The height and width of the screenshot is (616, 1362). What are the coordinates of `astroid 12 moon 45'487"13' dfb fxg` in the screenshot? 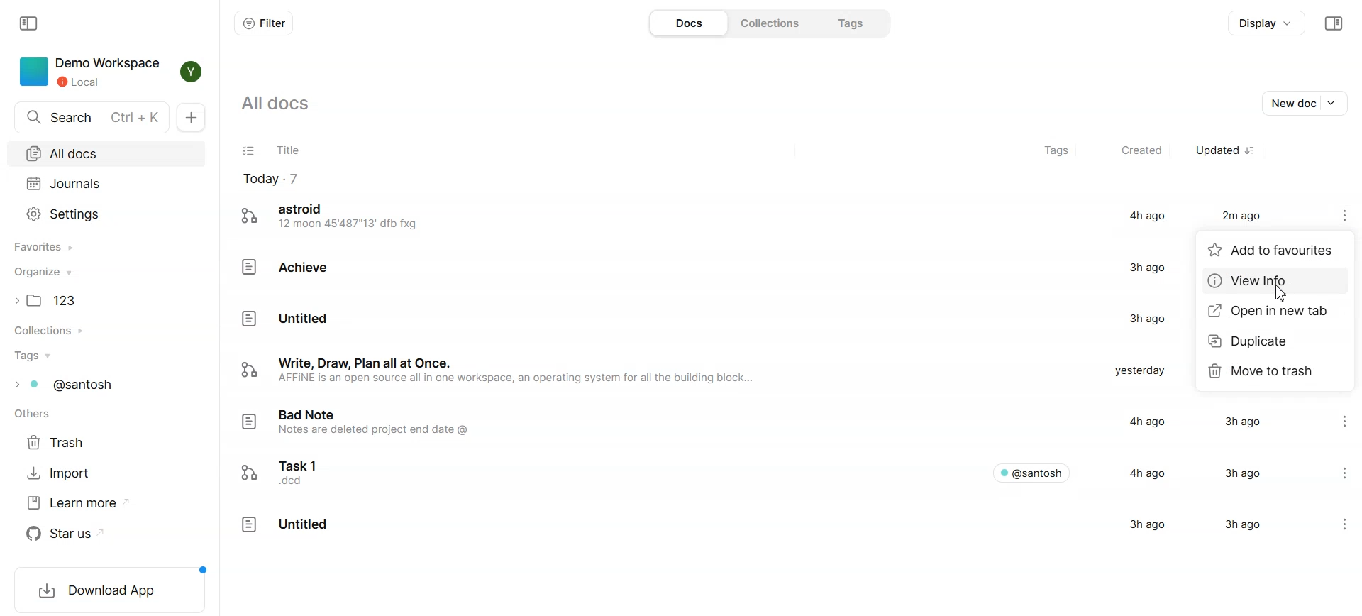 It's located at (333, 218).